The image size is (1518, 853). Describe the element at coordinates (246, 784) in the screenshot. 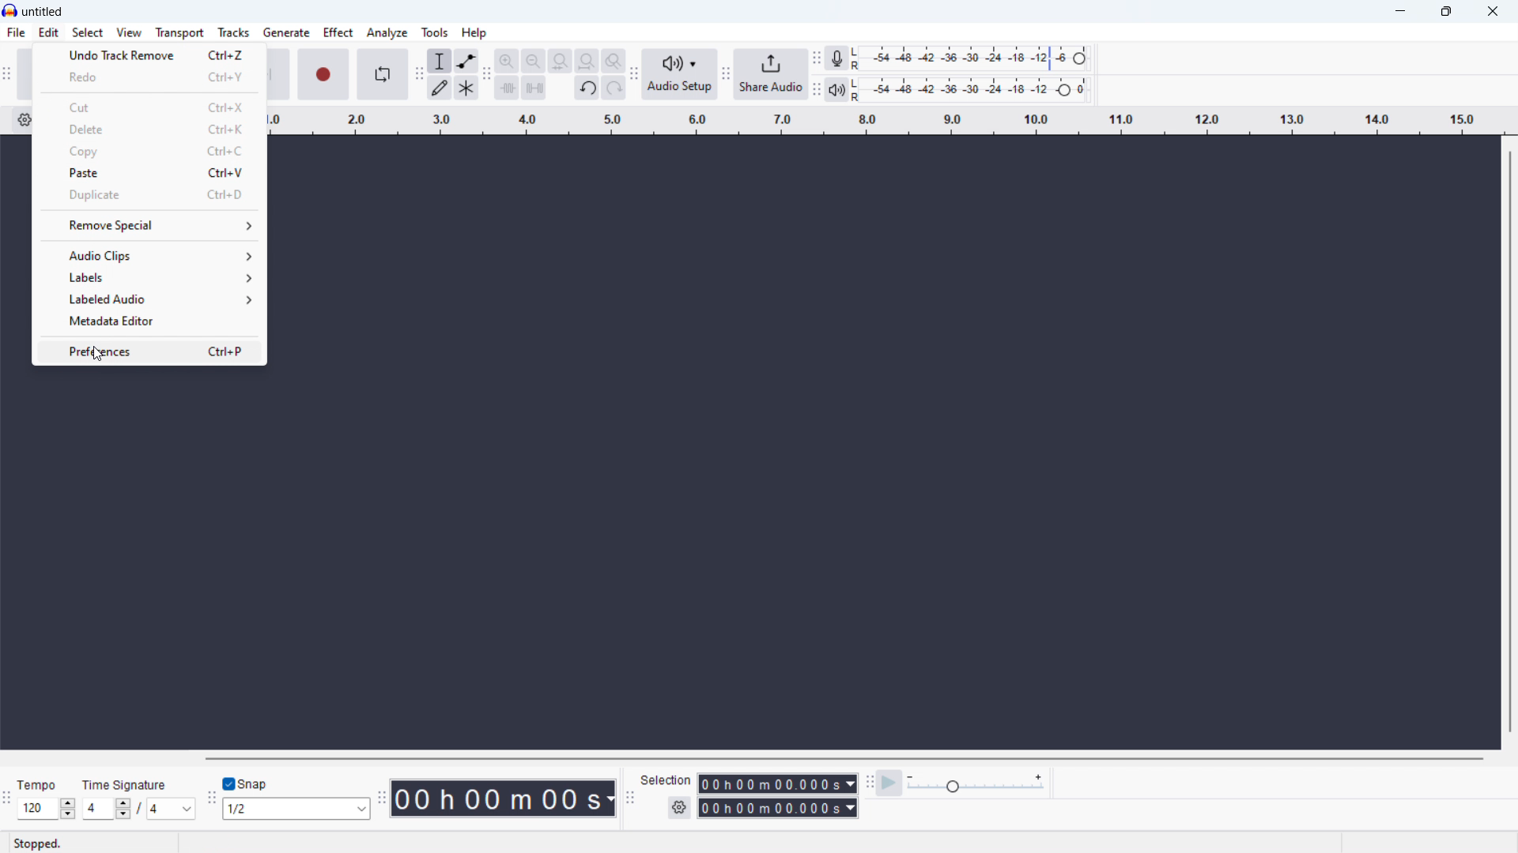

I see `toggle snap` at that location.